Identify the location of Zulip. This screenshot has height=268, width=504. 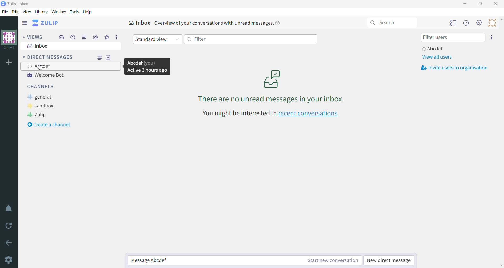
(38, 115).